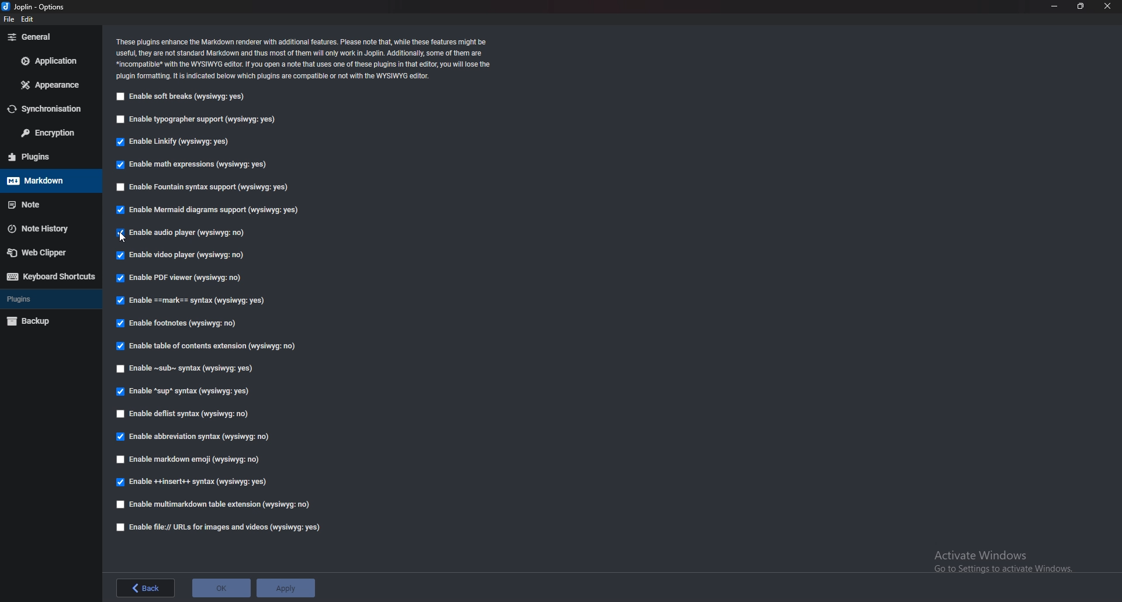  What do you see at coordinates (46, 322) in the screenshot?
I see `Backup` at bounding box center [46, 322].